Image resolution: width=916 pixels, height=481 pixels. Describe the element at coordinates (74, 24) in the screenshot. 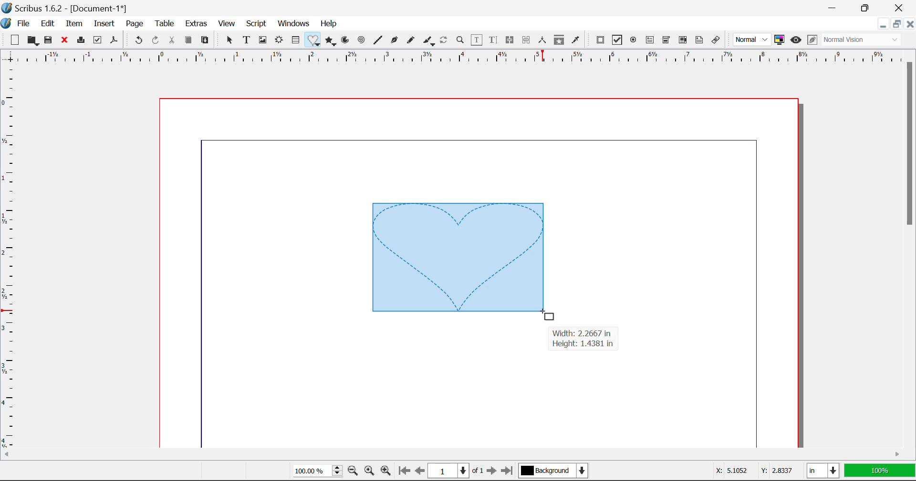

I see `Item` at that location.